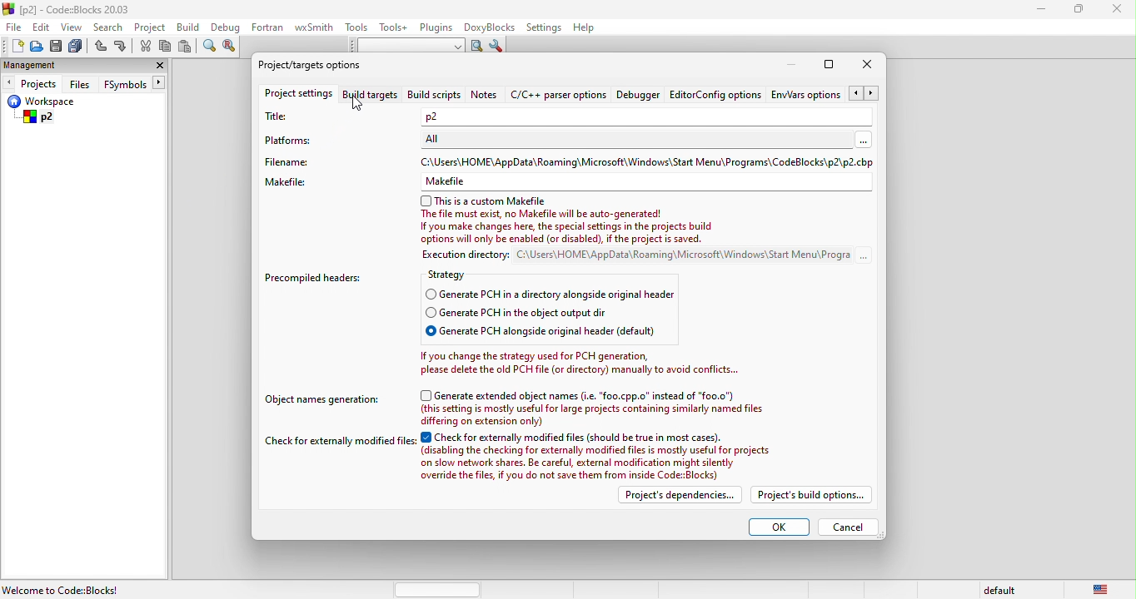 This screenshot has width=1136, height=599. What do you see at coordinates (559, 94) in the screenshot?
I see `c\c++parser option` at bounding box center [559, 94].